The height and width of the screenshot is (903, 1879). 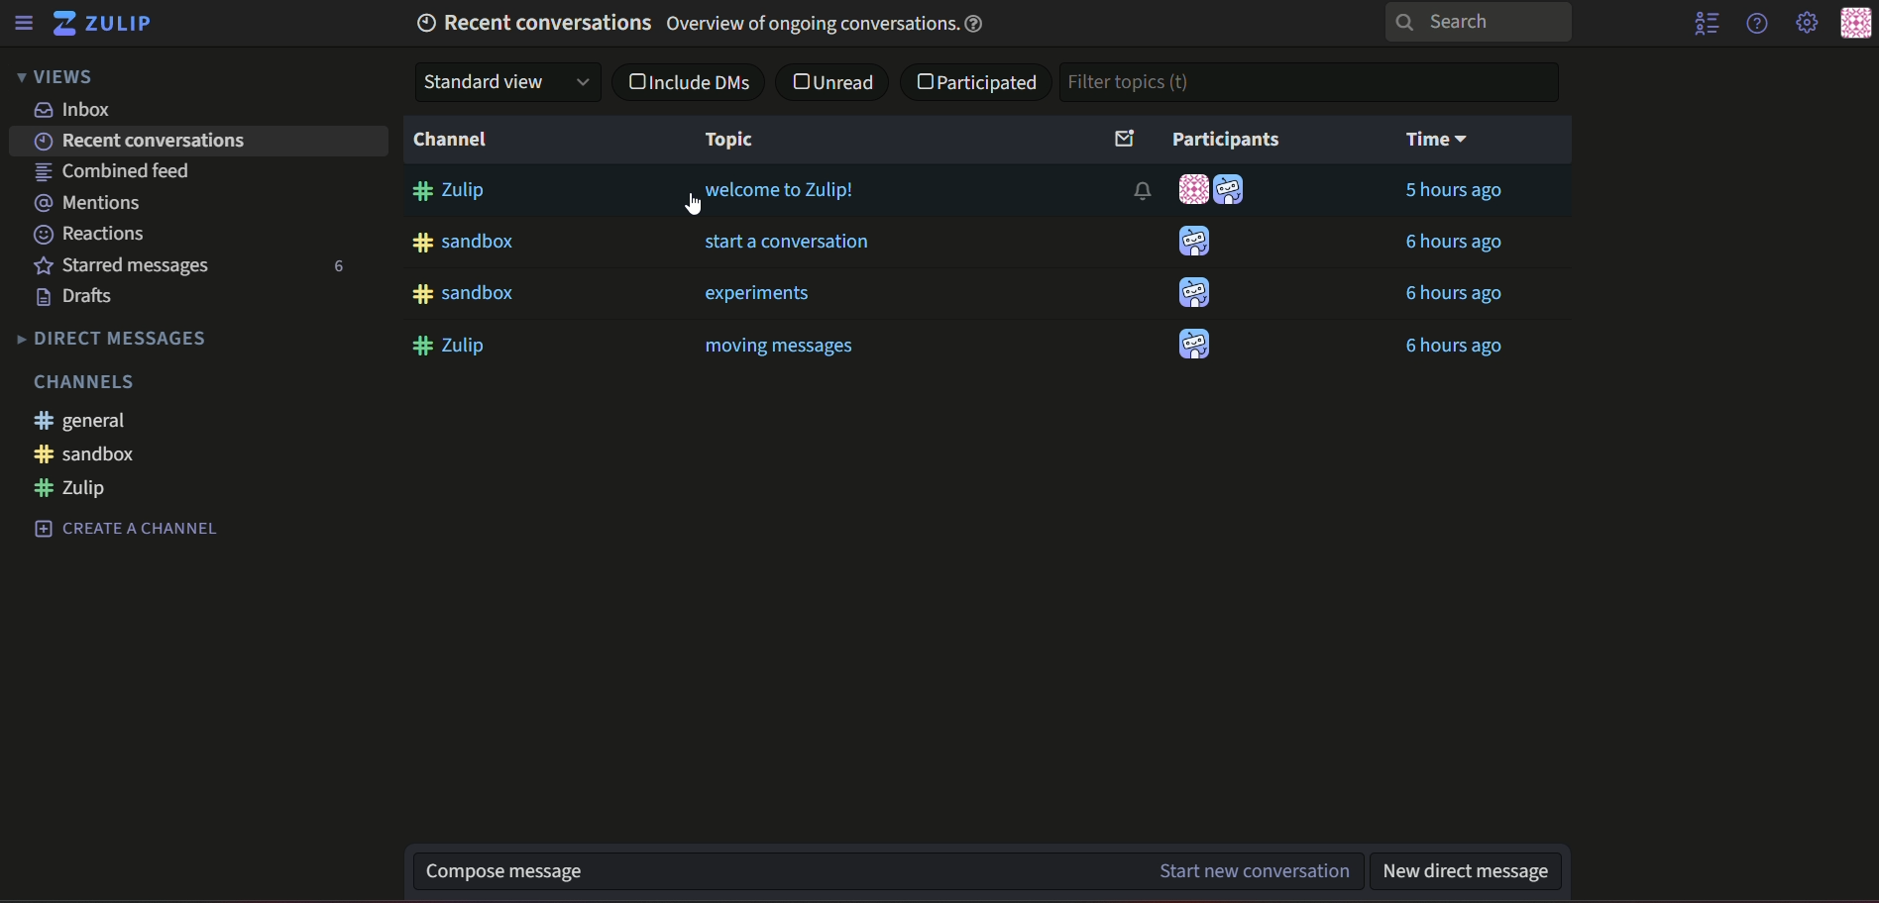 What do you see at coordinates (507, 80) in the screenshot?
I see `standard view` at bounding box center [507, 80].